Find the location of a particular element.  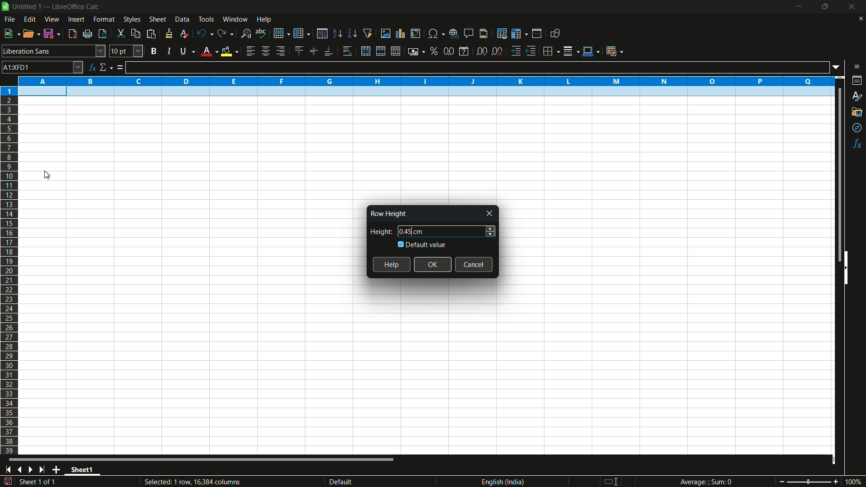

height 0.45 cm is located at coordinates (439, 231).